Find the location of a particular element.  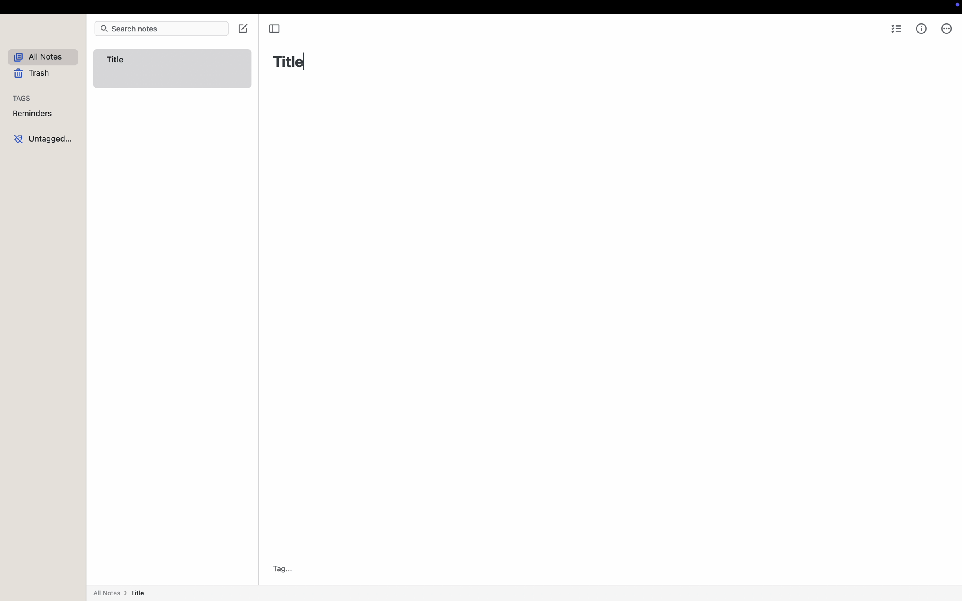

reminders is located at coordinates (43, 114).